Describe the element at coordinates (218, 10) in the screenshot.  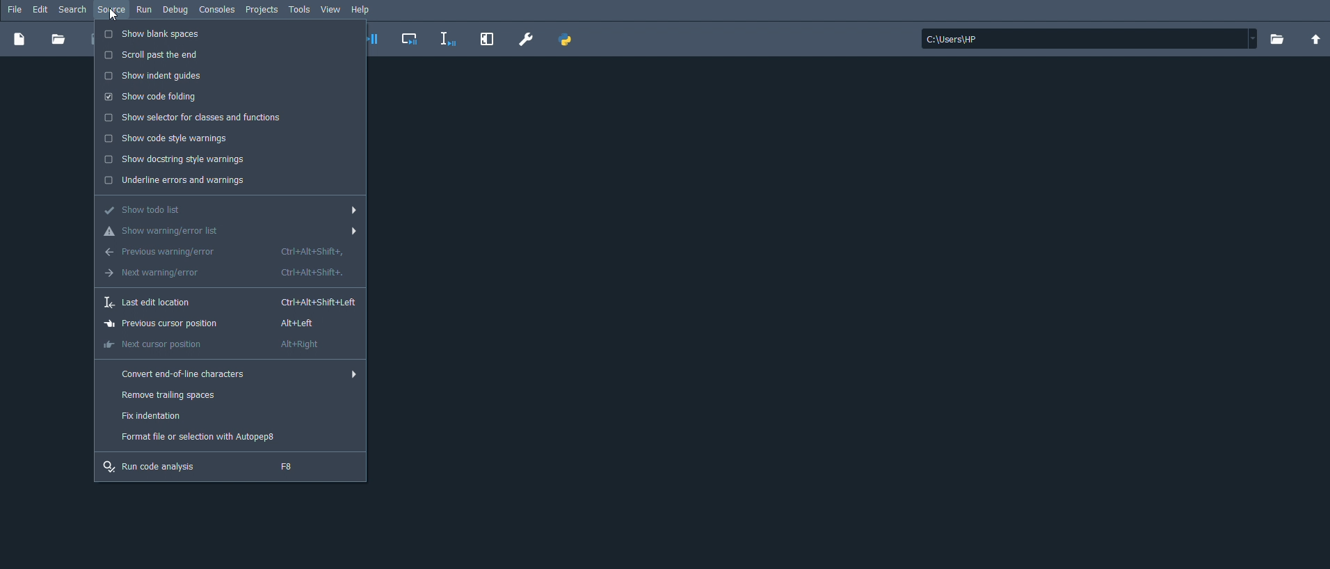
I see `Consoles` at that location.